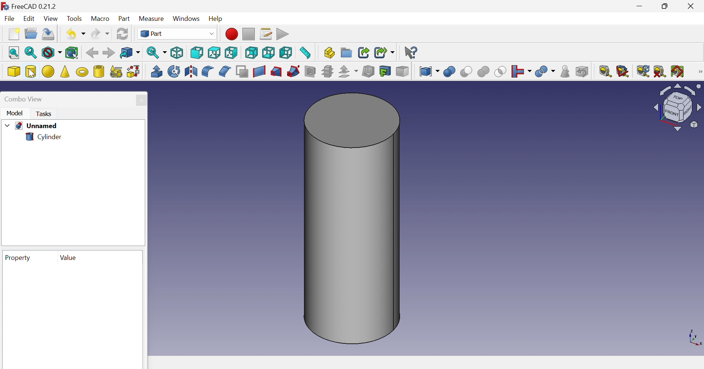 The image size is (704, 369). Describe the element at coordinates (82, 72) in the screenshot. I see `Torus` at that location.